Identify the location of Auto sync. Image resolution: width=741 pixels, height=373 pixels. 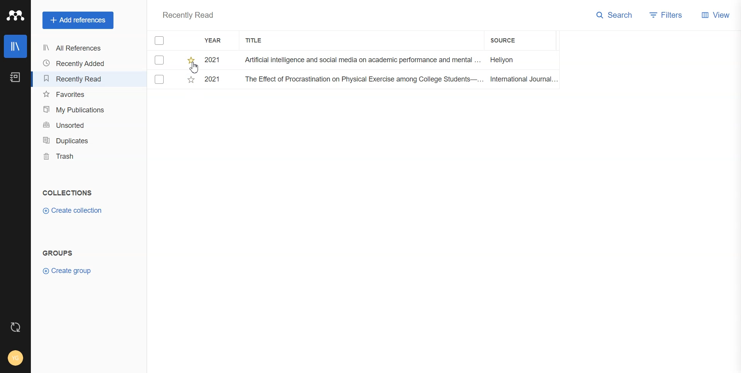
(15, 327).